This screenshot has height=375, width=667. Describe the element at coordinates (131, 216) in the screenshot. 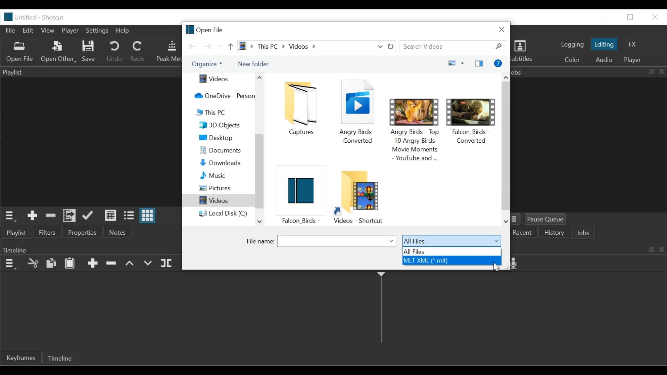

I see `View as files` at that location.